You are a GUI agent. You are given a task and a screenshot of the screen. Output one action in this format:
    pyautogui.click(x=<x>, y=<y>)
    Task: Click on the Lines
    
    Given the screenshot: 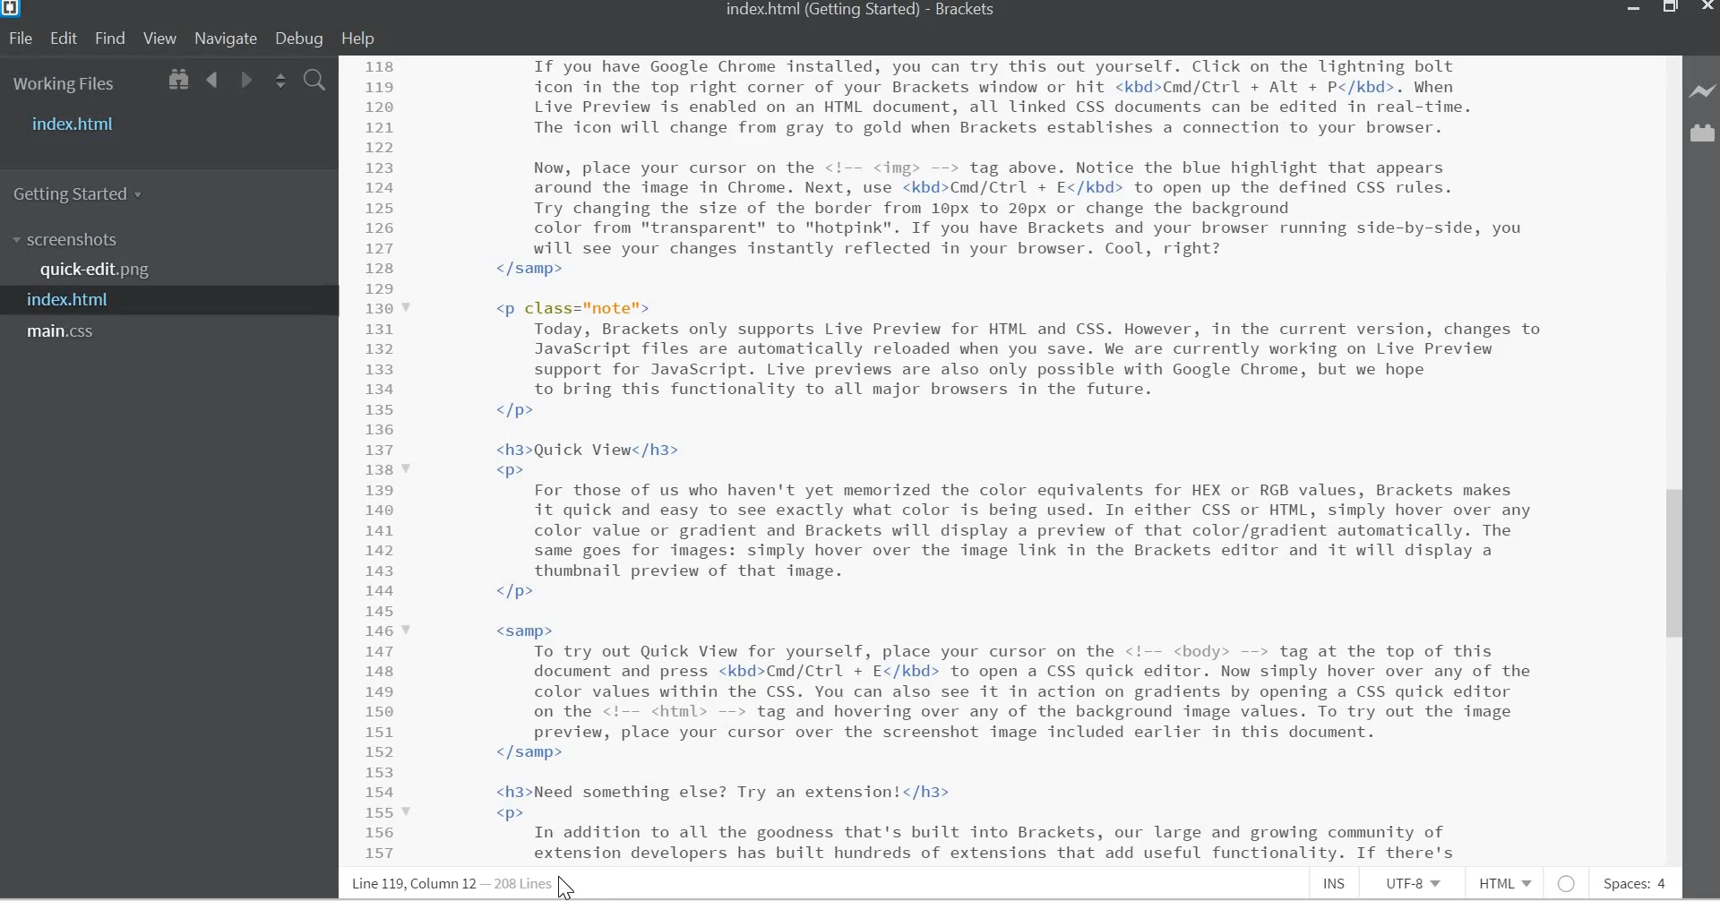 What is the action you would take?
    pyautogui.click(x=525, y=883)
    